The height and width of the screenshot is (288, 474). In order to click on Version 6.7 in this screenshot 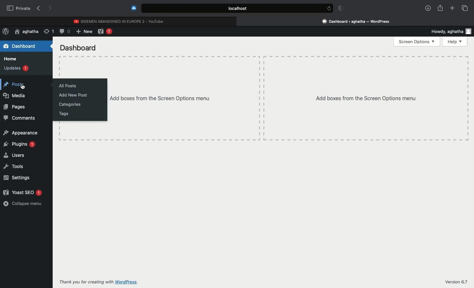, I will do `click(457, 282)`.